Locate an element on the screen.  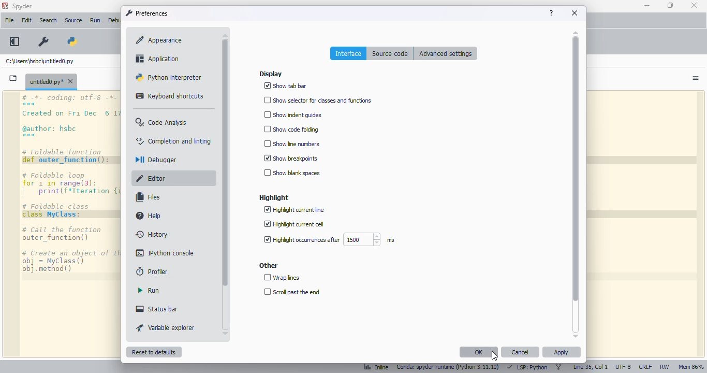
maximize current pane is located at coordinates (14, 41).